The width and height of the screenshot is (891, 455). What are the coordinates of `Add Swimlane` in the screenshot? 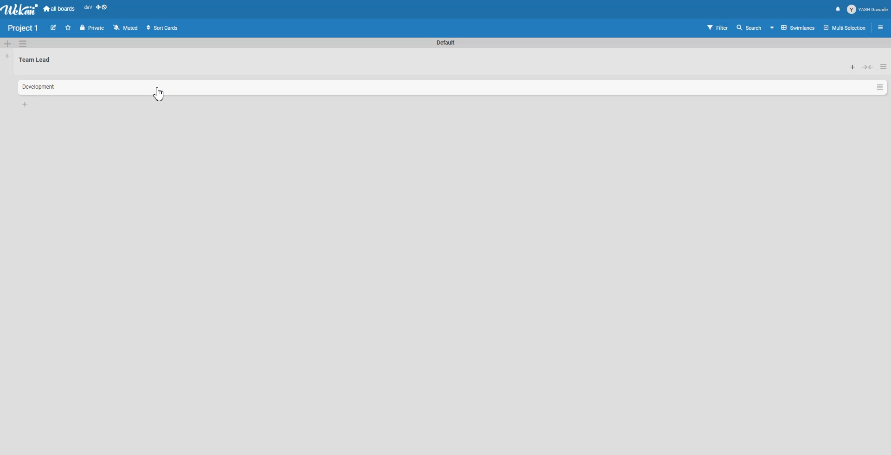 It's located at (8, 43).